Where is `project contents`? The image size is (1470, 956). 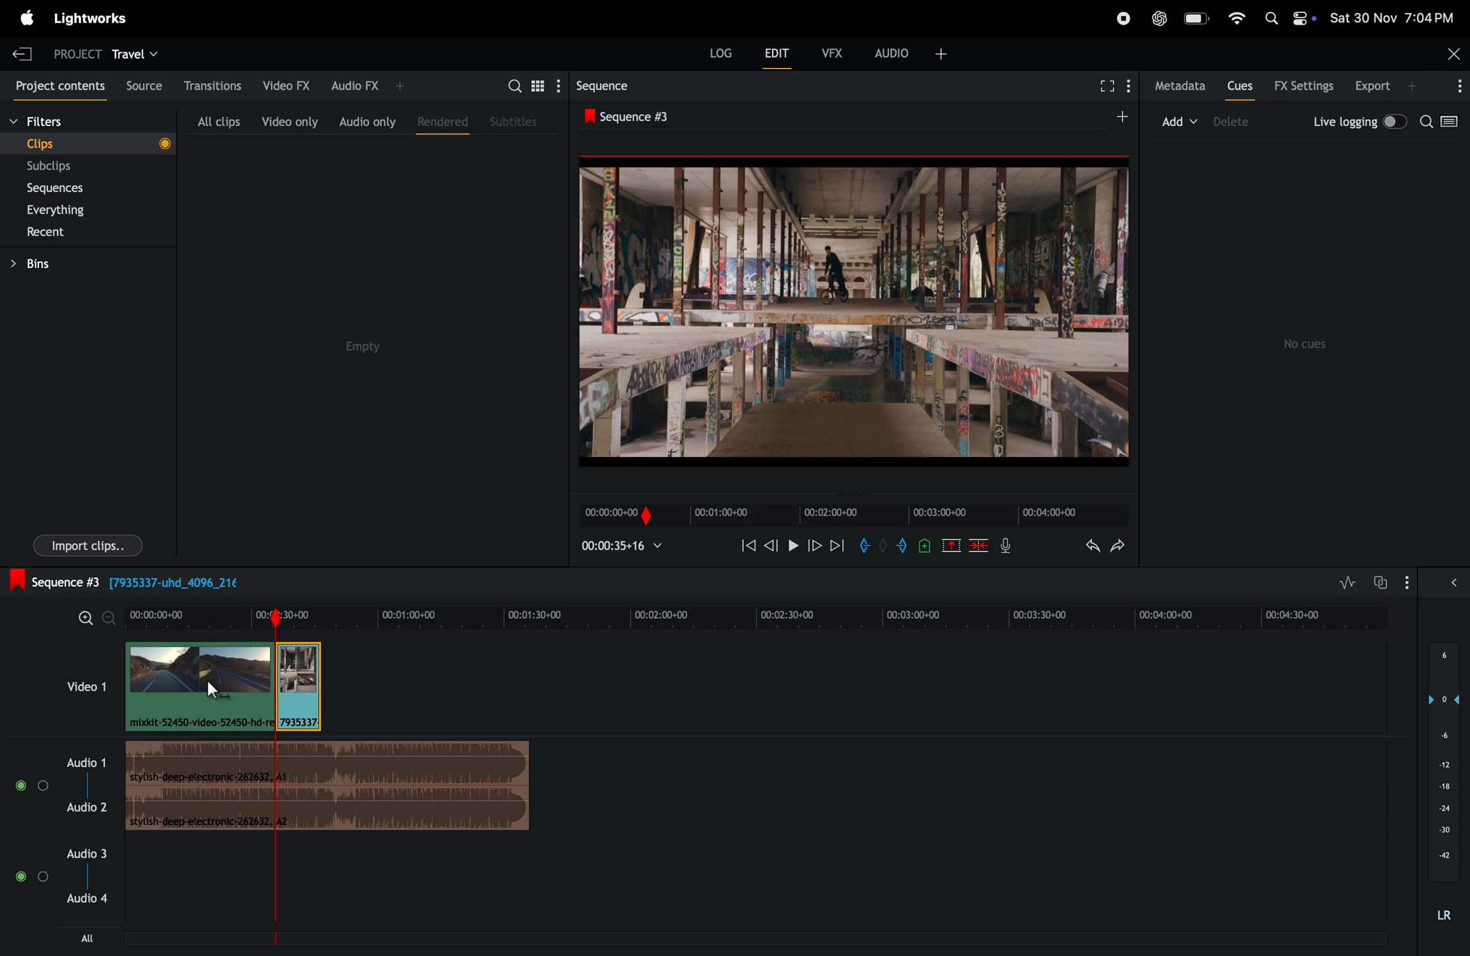
project contents is located at coordinates (54, 84).